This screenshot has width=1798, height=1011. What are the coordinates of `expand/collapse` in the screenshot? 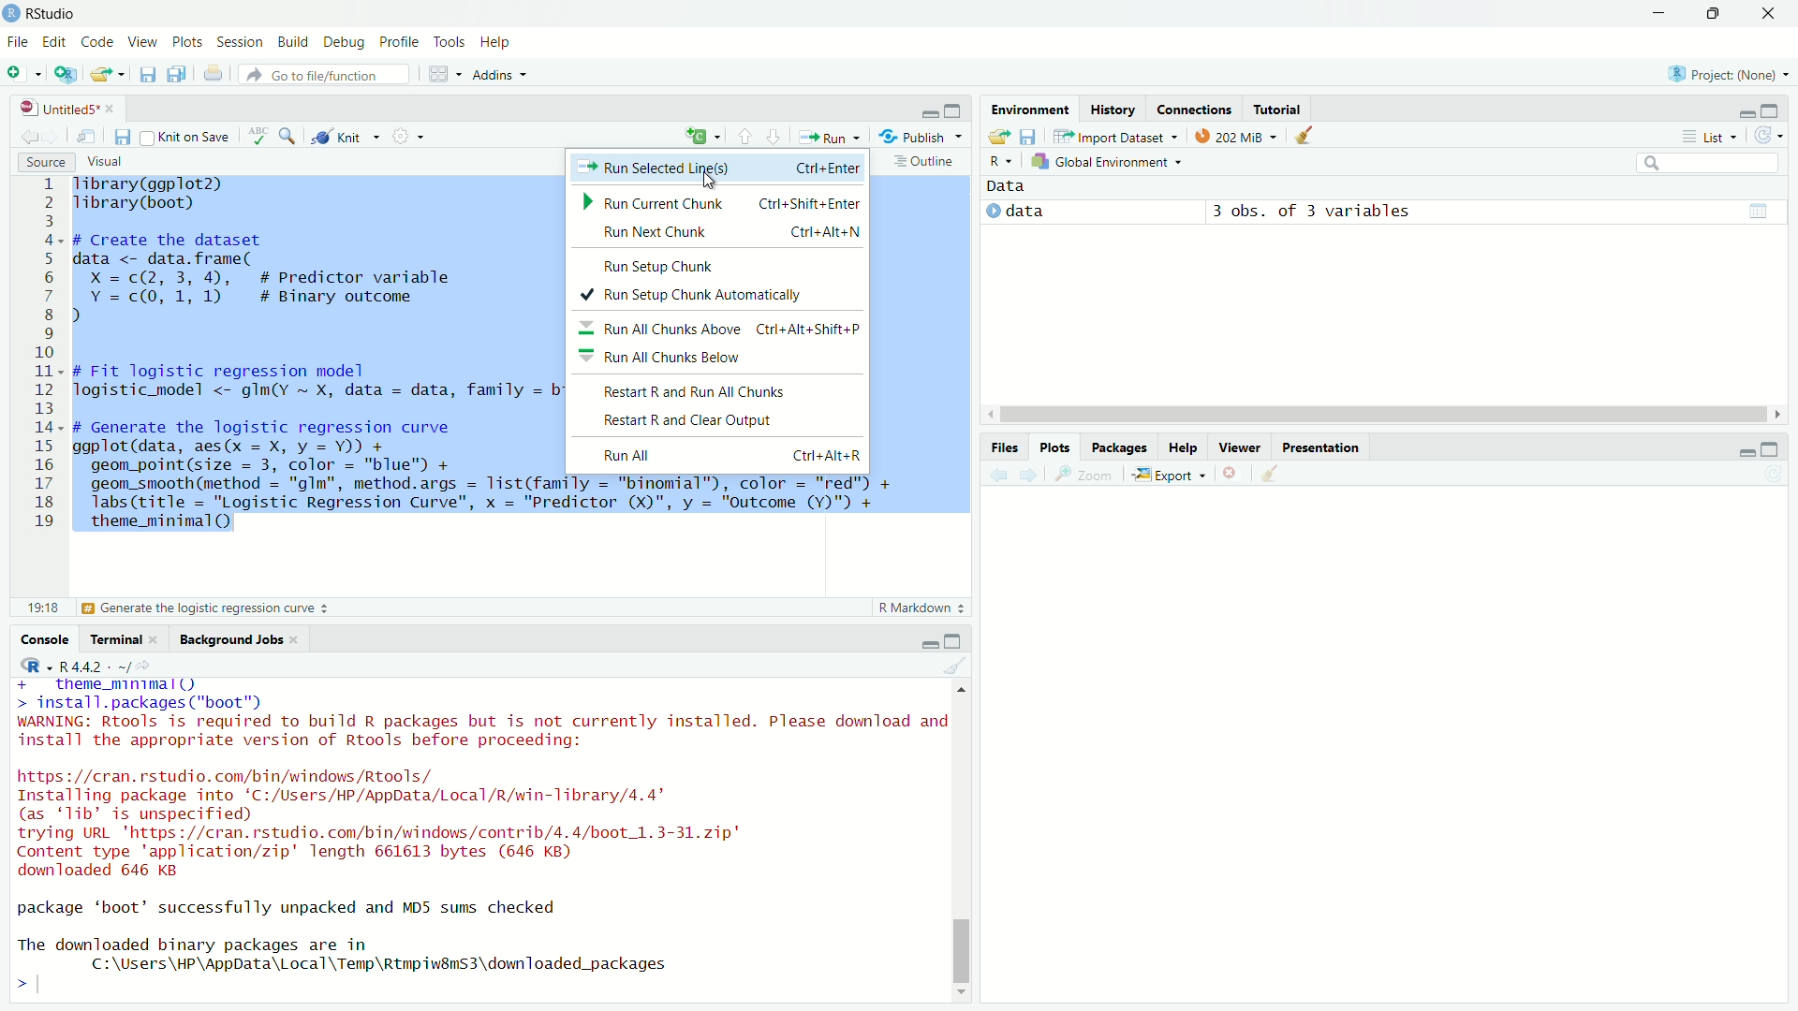 It's located at (992, 211).